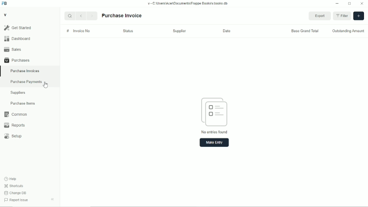  I want to click on Report Issue, so click(17, 200).